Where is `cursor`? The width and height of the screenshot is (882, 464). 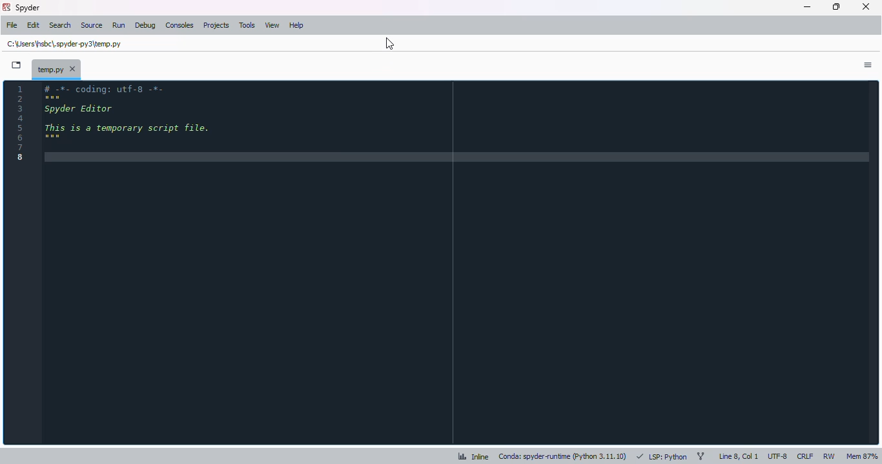
cursor is located at coordinates (387, 43).